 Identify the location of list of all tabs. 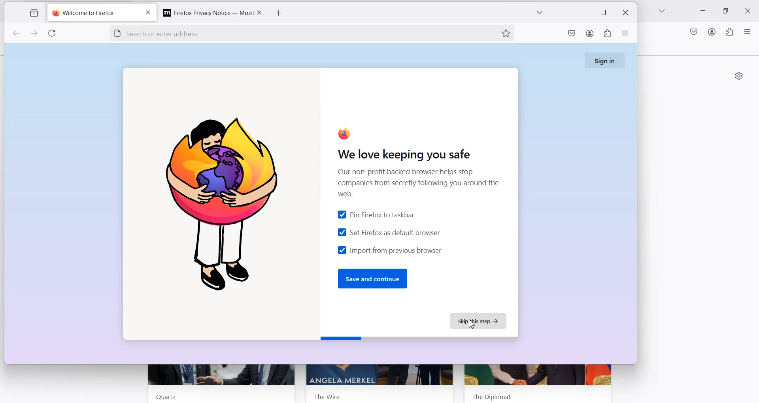
(539, 14).